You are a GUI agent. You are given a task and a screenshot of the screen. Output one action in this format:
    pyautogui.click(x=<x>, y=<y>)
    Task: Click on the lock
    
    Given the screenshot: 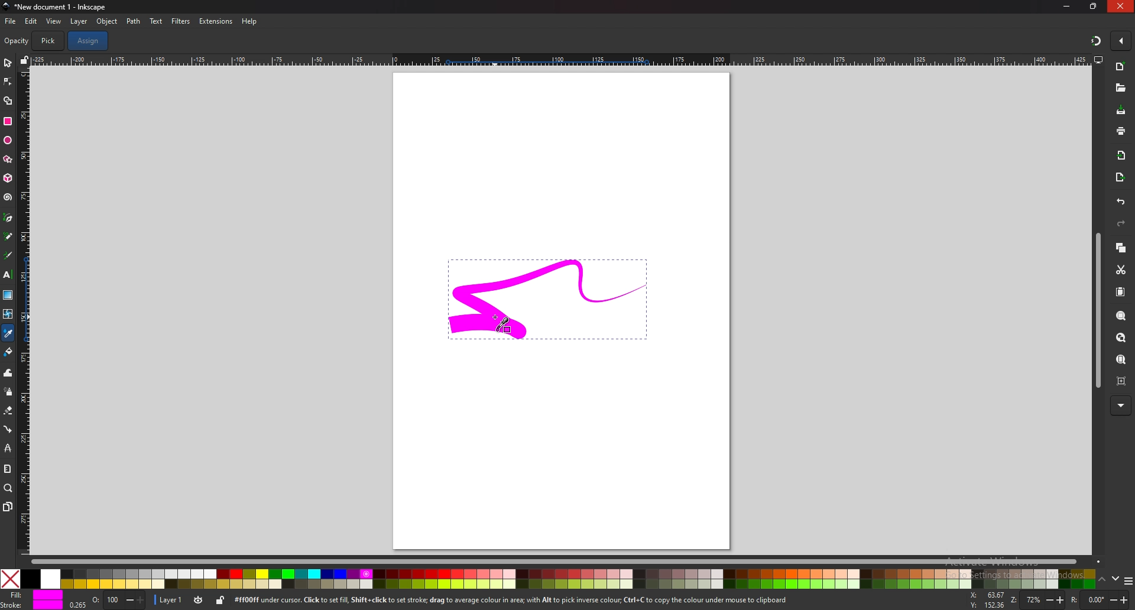 What is the action you would take?
    pyautogui.click(x=220, y=600)
    